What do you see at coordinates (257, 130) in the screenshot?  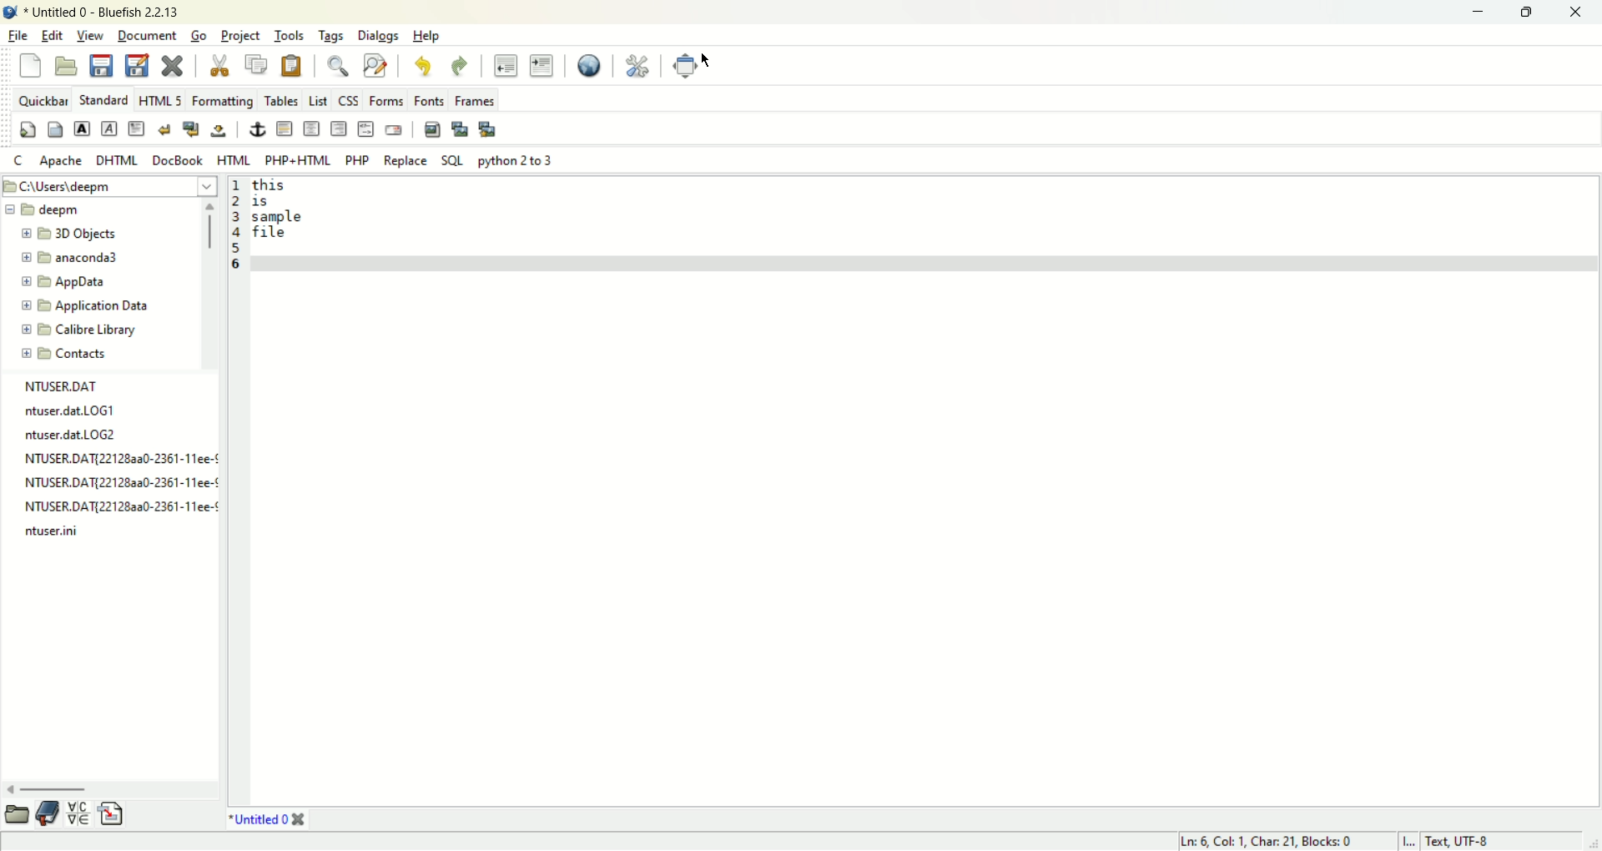 I see `anchor` at bounding box center [257, 130].